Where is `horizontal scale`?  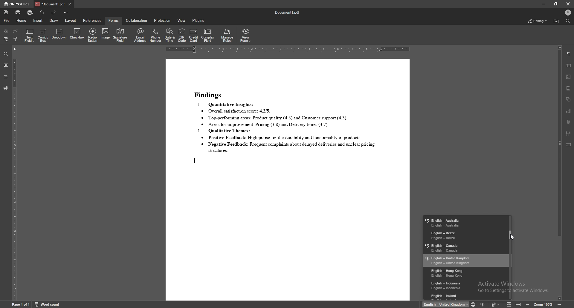
horizontal scale is located at coordinates (288, 50).